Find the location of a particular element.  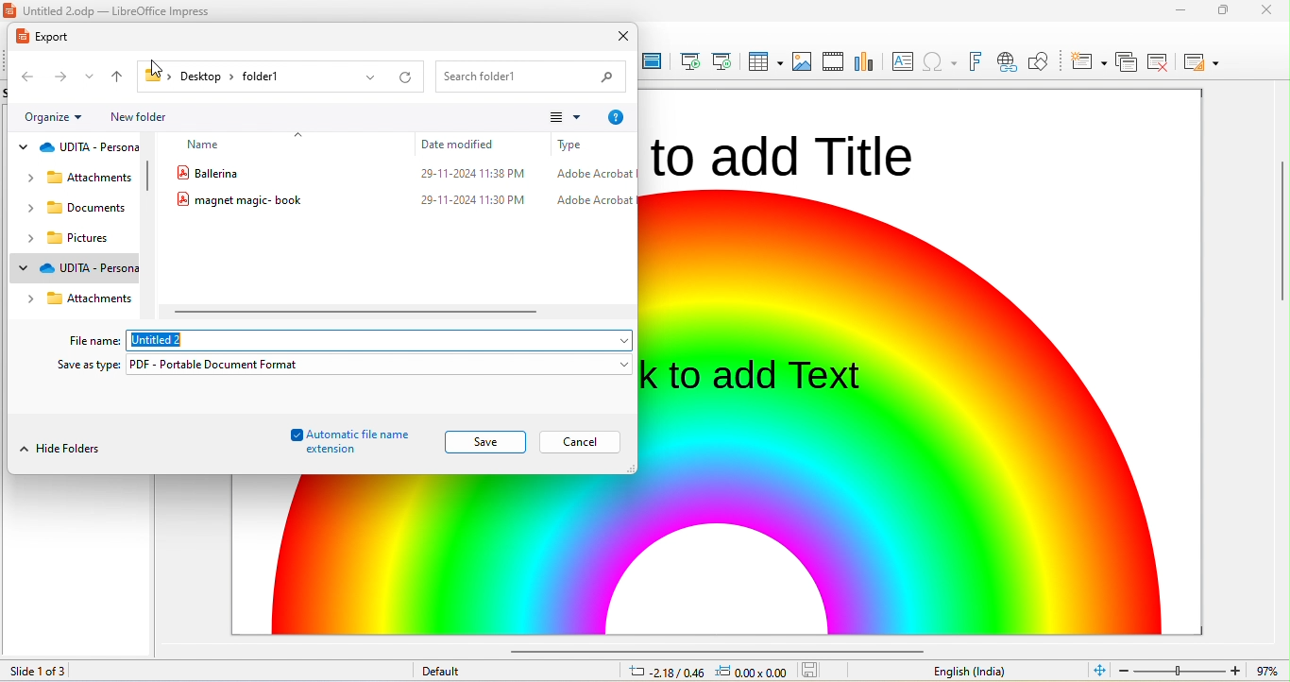

master slide is located at coordinates (652, 61).